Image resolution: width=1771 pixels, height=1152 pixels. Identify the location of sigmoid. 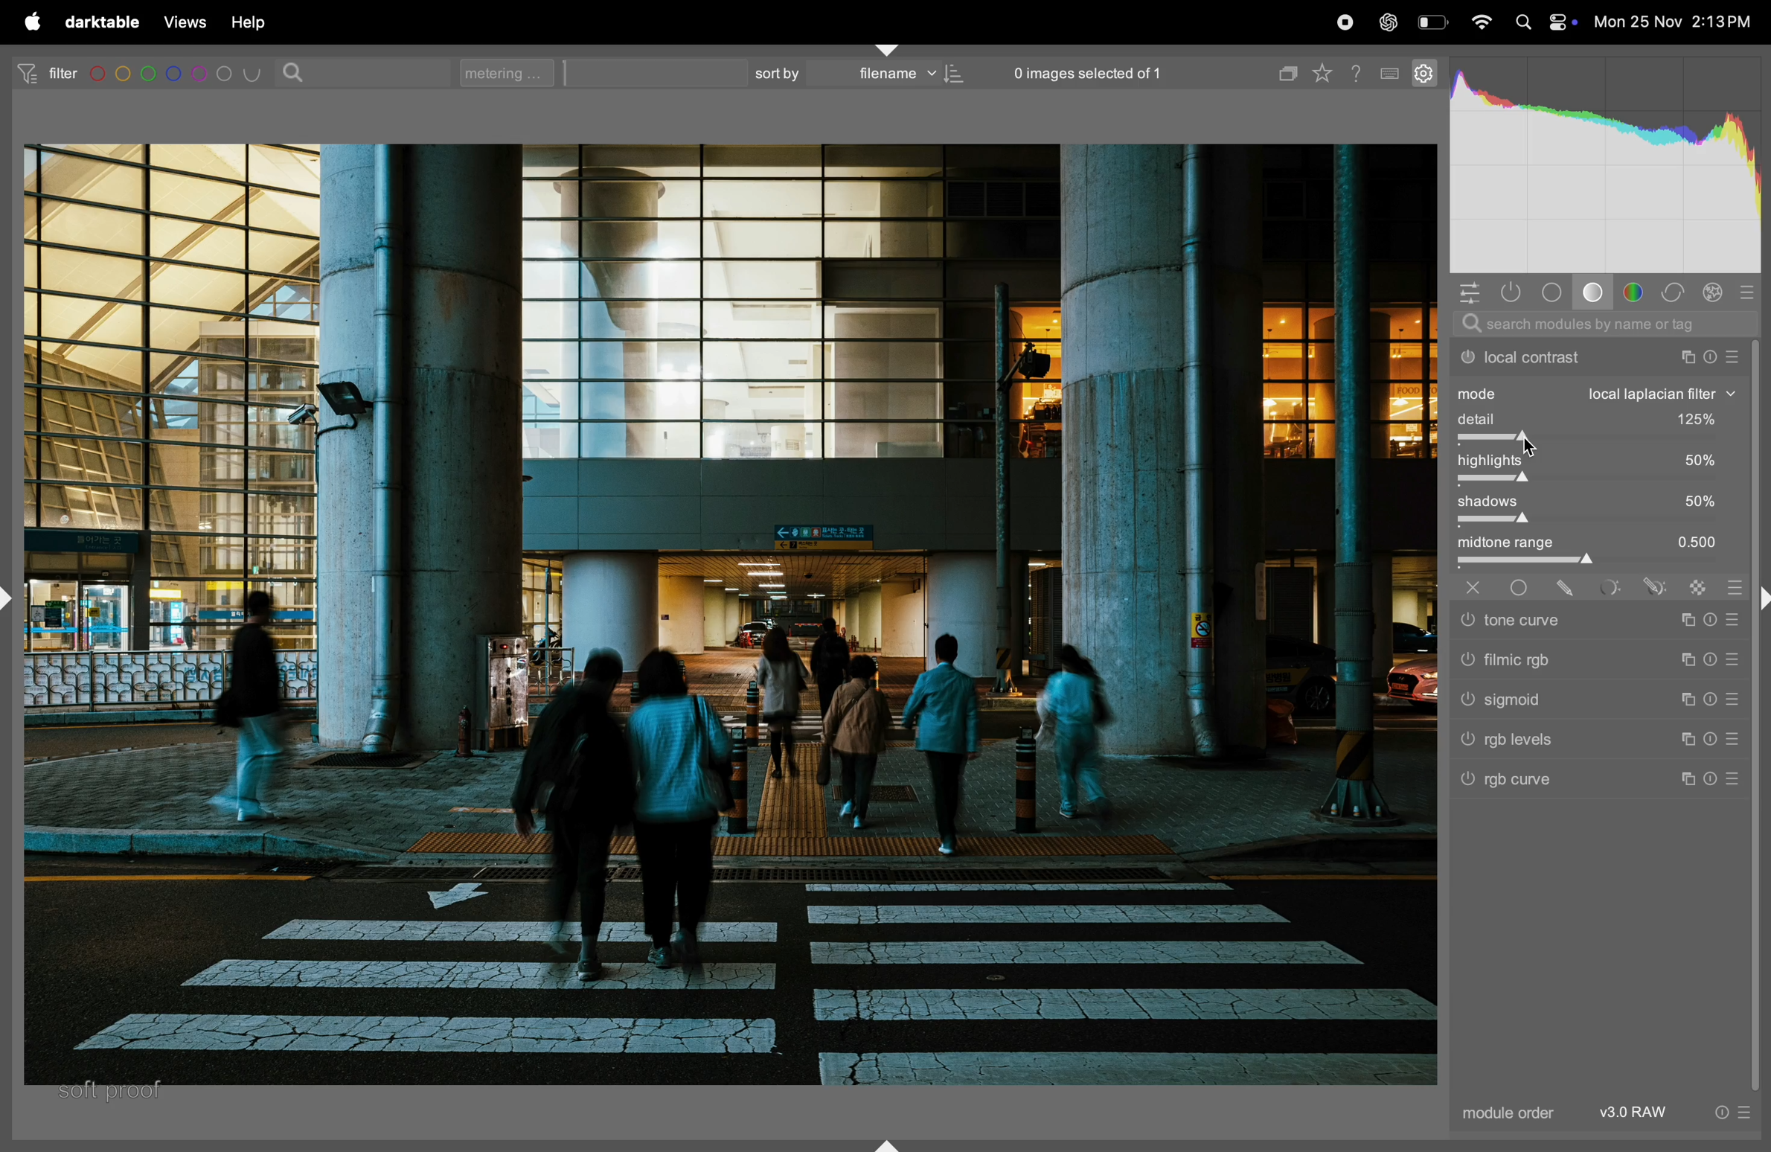
(1586, 700).